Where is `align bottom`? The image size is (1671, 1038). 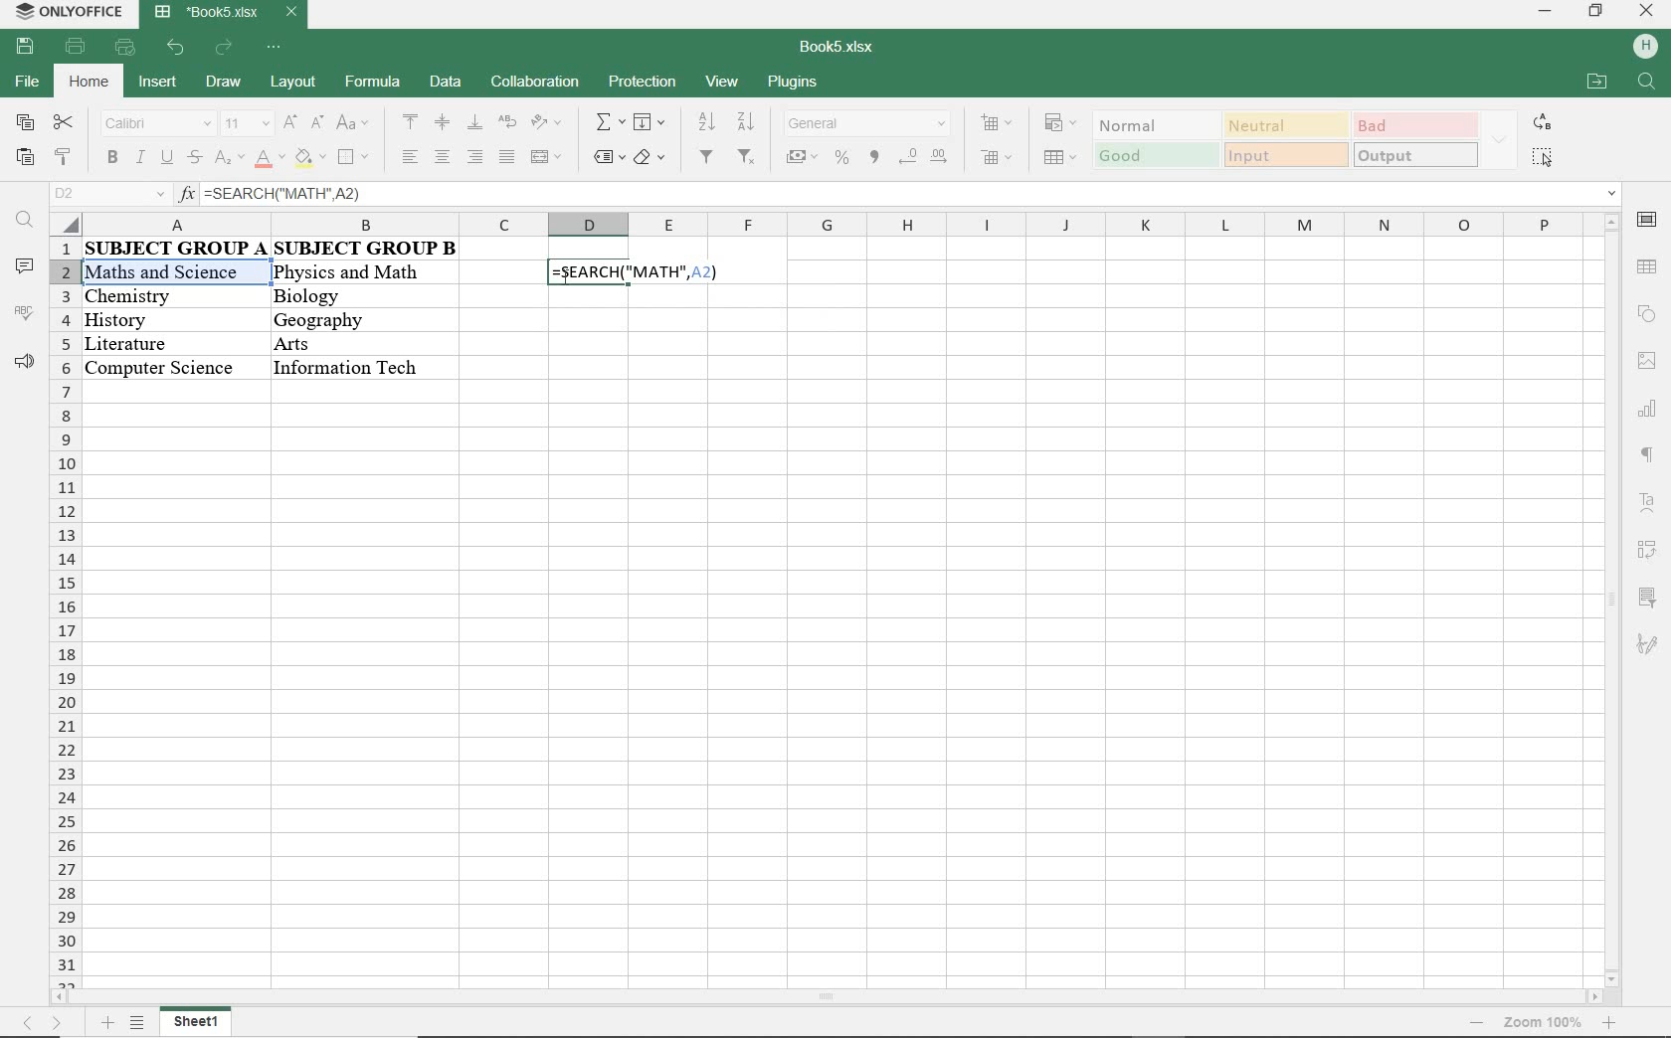 align bottom is located at coordinates (475, 124).